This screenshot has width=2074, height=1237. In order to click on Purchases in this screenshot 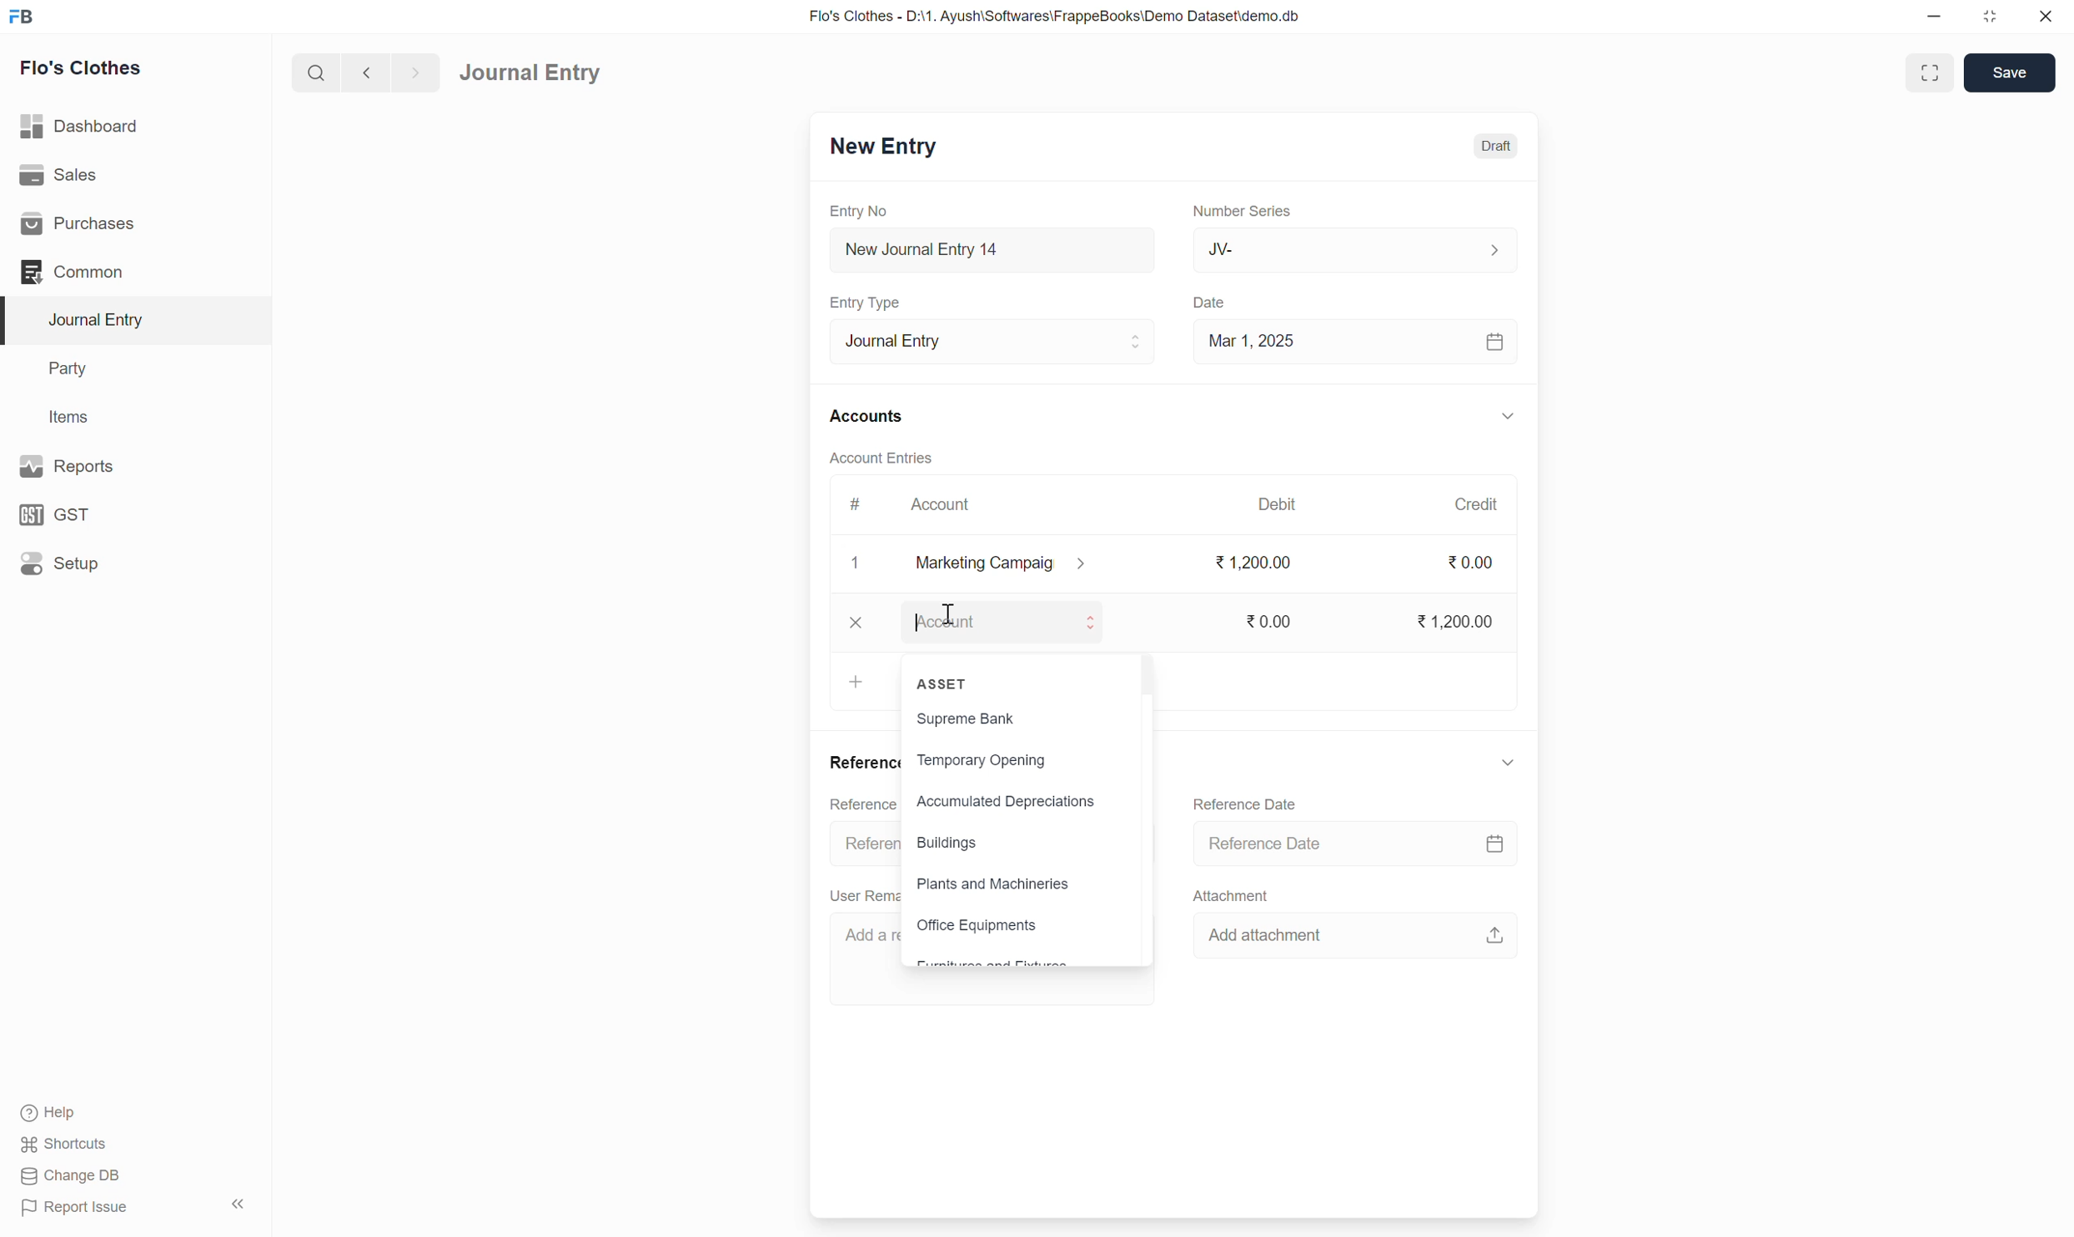, I will do `click(83, 224)`.